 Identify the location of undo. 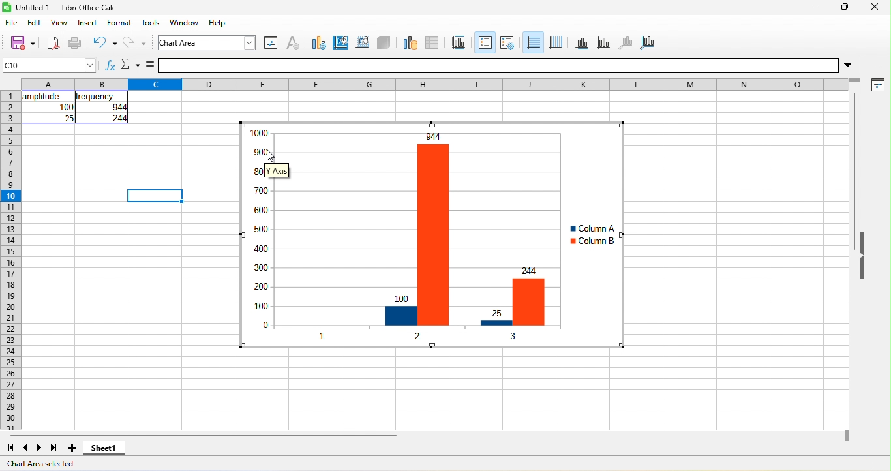
(104, 42).